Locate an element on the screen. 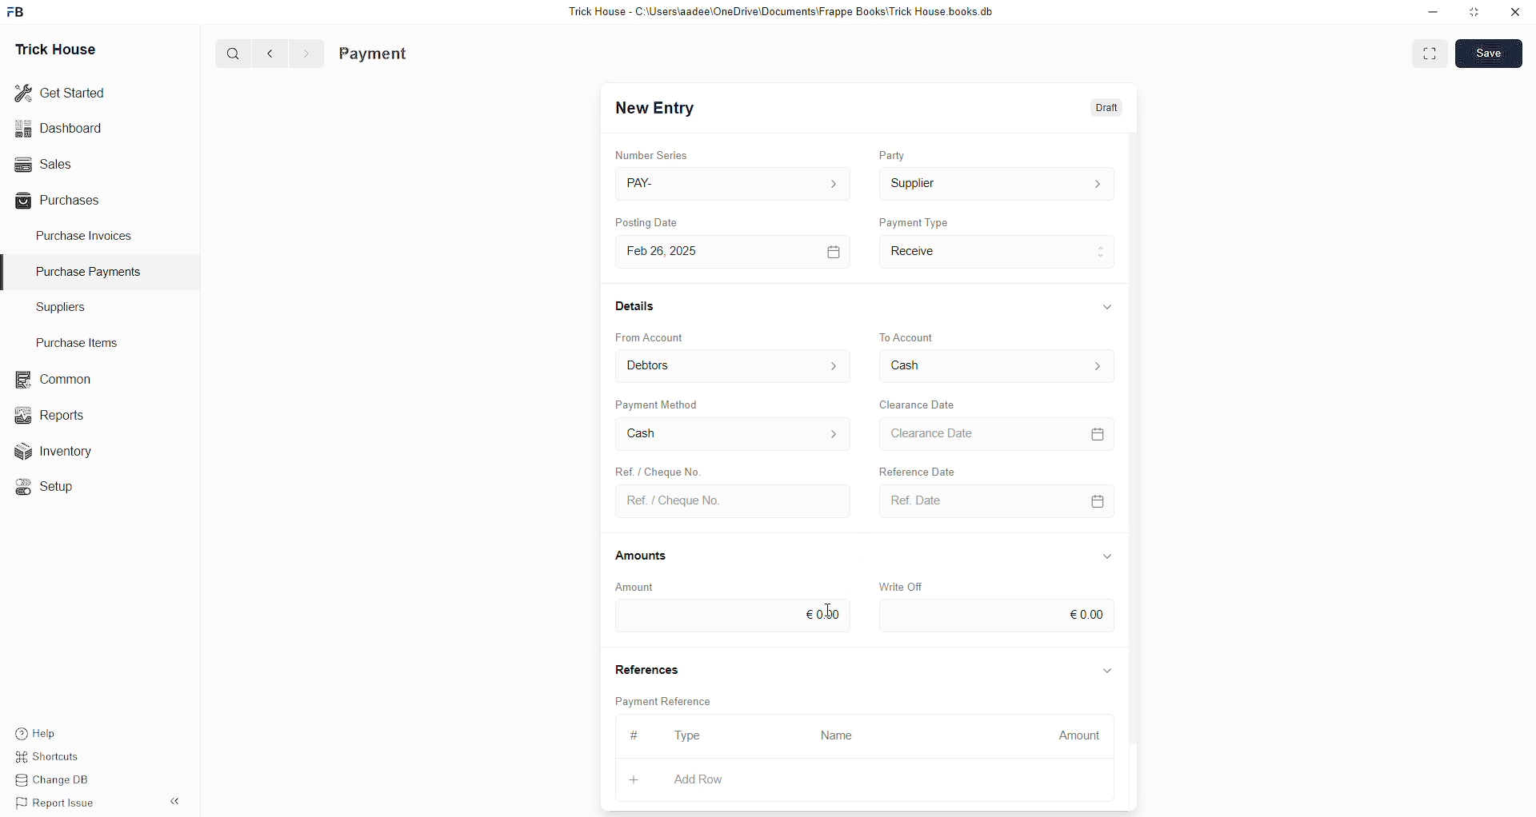  Write Off is located at coordinates (902, 583).